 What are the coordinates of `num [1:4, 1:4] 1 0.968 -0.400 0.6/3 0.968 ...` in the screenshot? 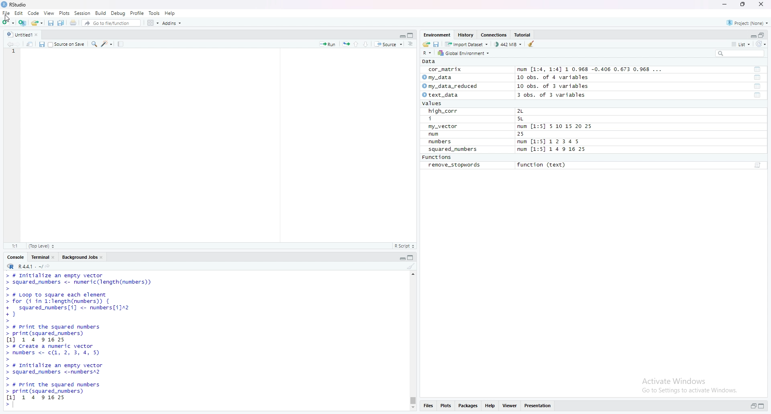 It's located at (590, 68).